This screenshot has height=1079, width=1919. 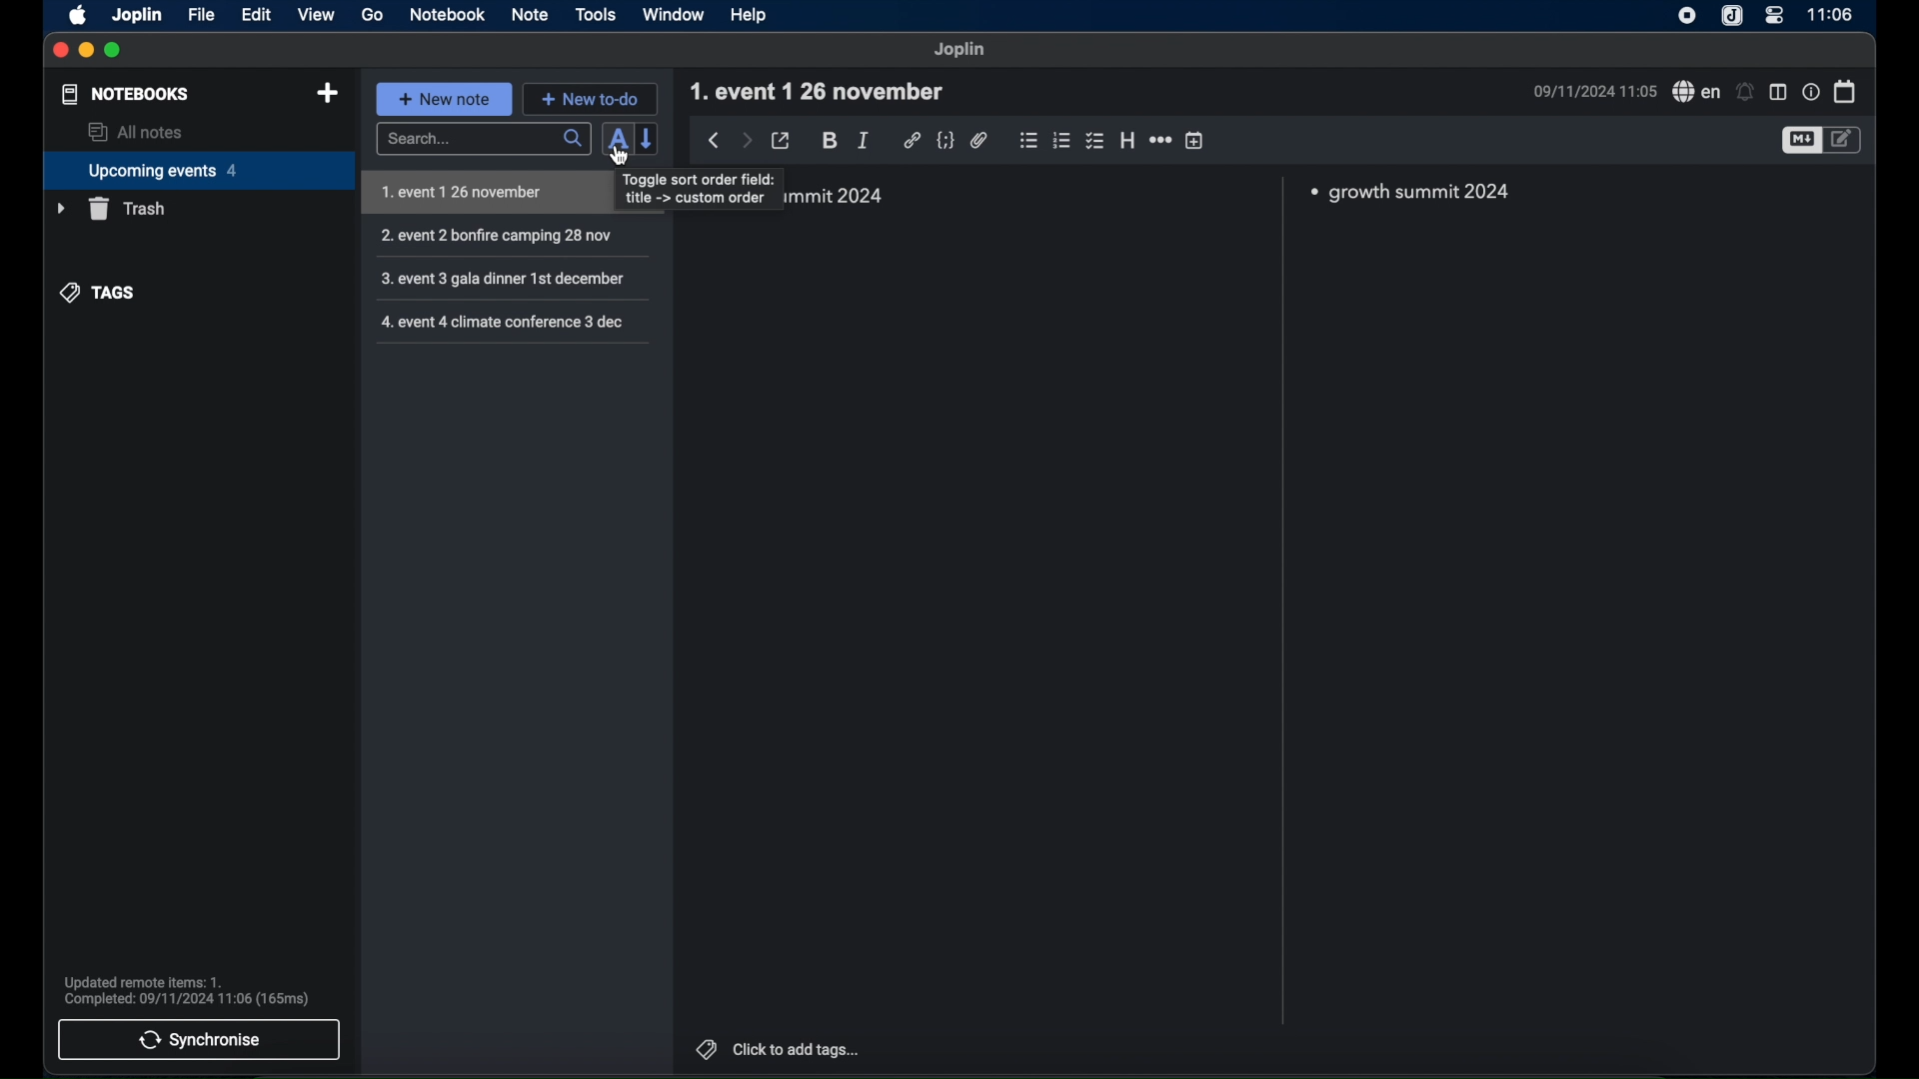 What do you see at coordinates (947, 141) in the screenshot?
I see `code` at bounding box center [947, 141].